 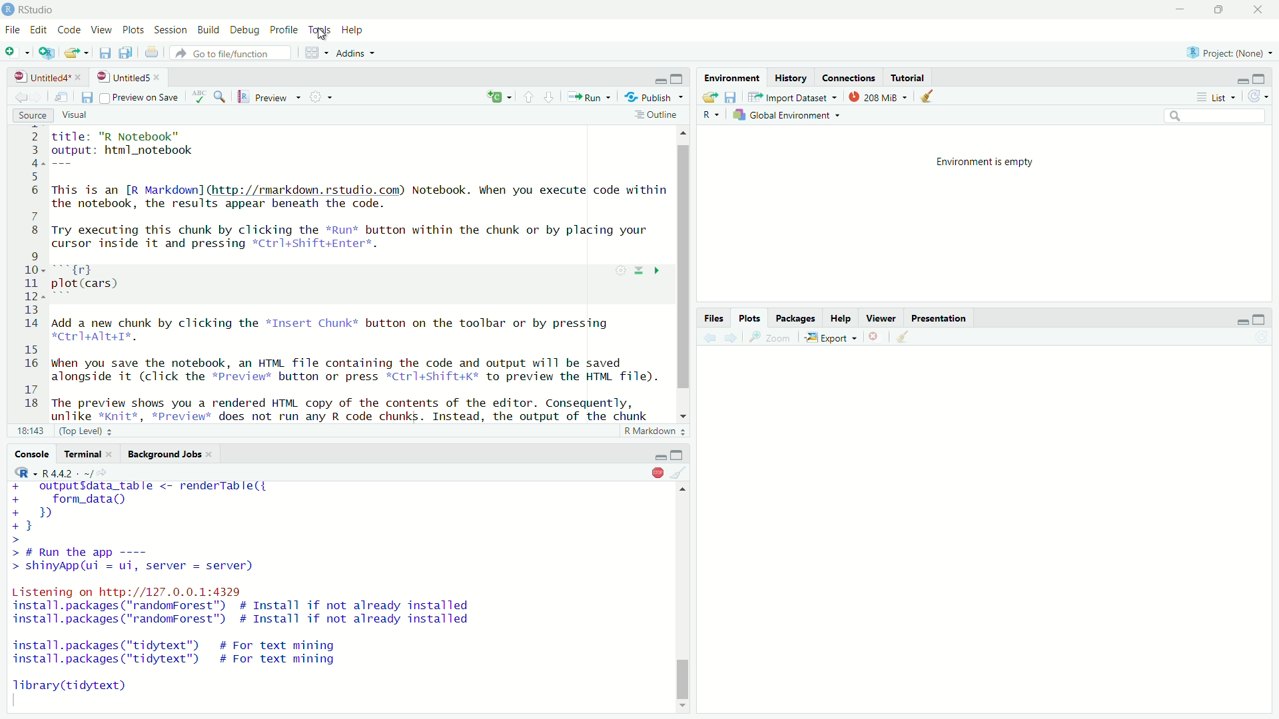 What do you see at coordinates (151, 53) in the screenshot?
I see `print the current file` at bounding box center [151, 53].